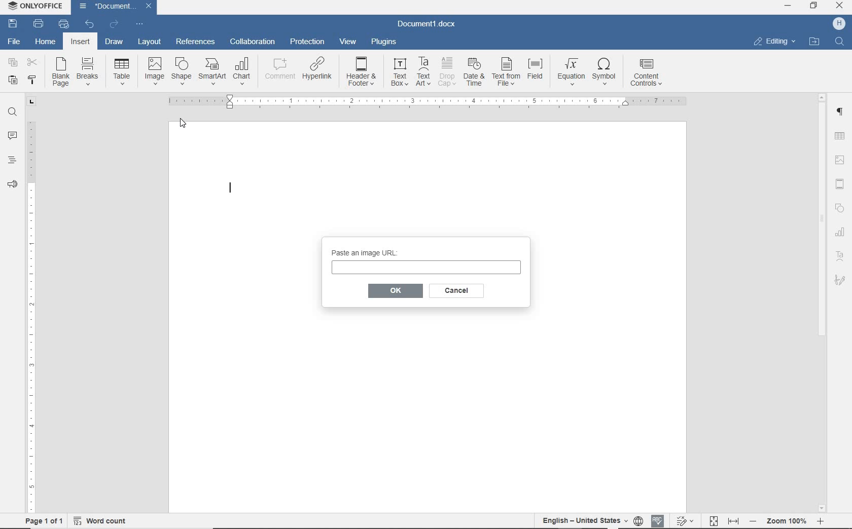 The width and height of the screenshot is (852, 529). I want to click on symbol, so click(606, 71).